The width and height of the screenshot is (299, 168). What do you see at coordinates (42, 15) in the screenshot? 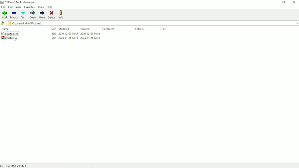
I see `Move` at bounding box center [42, 15].